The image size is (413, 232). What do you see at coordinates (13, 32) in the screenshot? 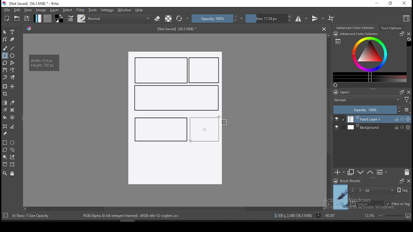
I see `text tool` at bounding box center [13, 32].